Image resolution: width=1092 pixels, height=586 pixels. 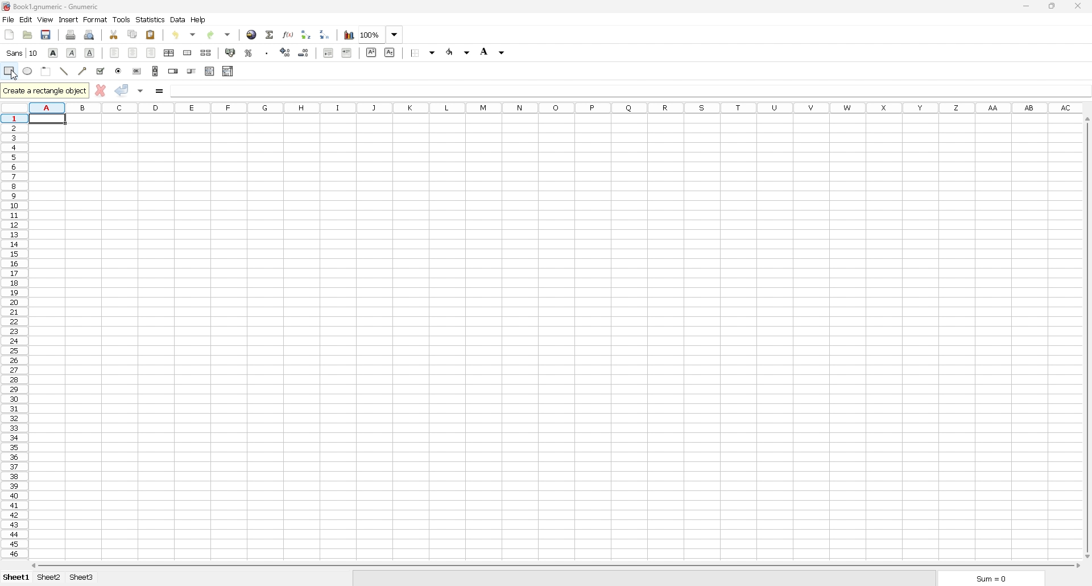 I want to click on statistics, so click(x=150, y=20).